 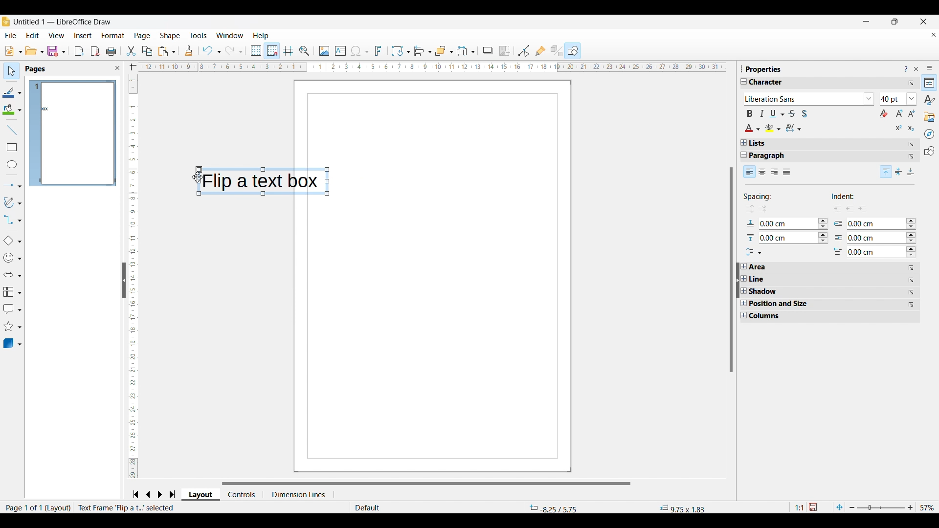 What do you see at coordinates (886, 172) in the screenshot?
I see `Top alignment` at bounding box center [886, 172].